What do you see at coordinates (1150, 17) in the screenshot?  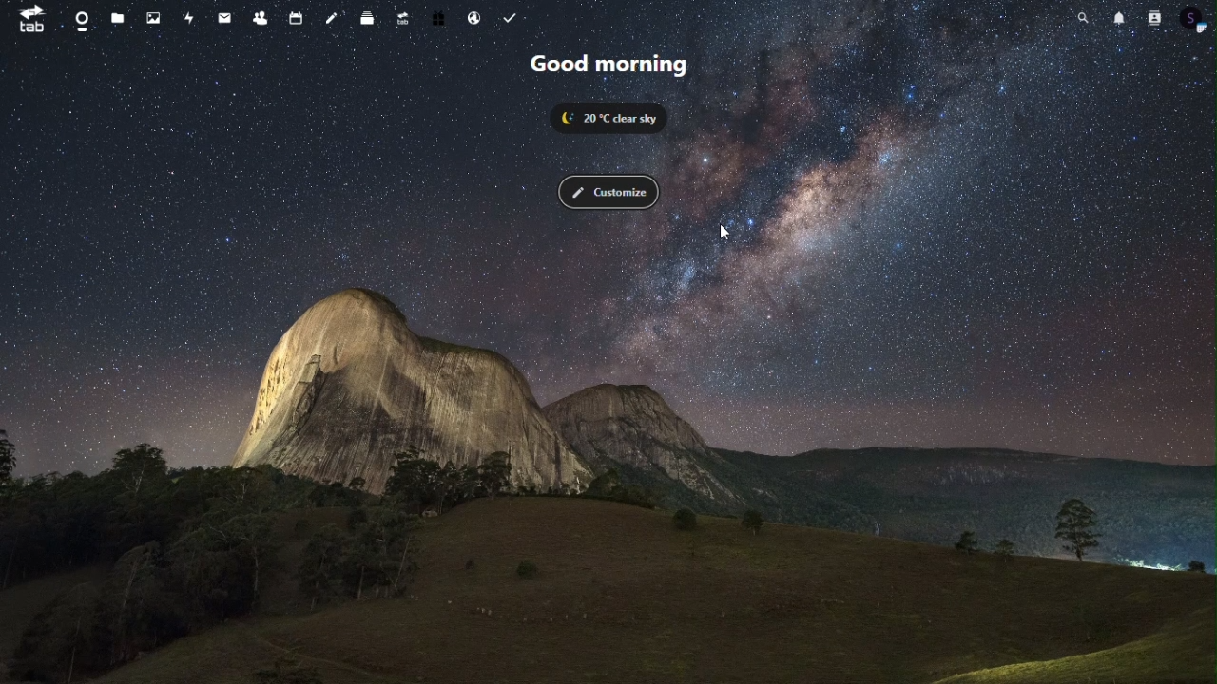 I see `contacts` at bounding box center [1150, 17].